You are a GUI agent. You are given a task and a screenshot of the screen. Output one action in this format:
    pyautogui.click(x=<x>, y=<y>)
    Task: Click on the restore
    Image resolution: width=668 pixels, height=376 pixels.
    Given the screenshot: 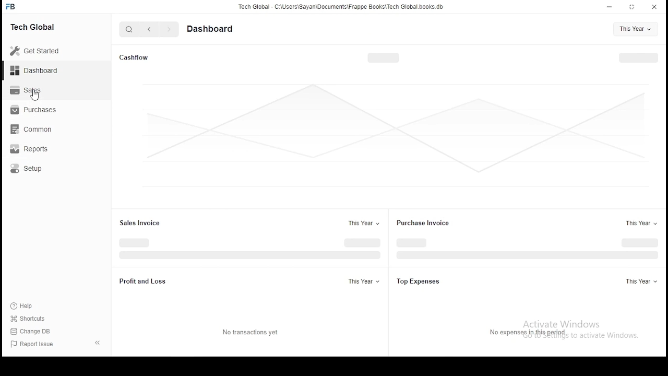 What is the action you would take?
    pyautogui.click(x=632, y=6)
    